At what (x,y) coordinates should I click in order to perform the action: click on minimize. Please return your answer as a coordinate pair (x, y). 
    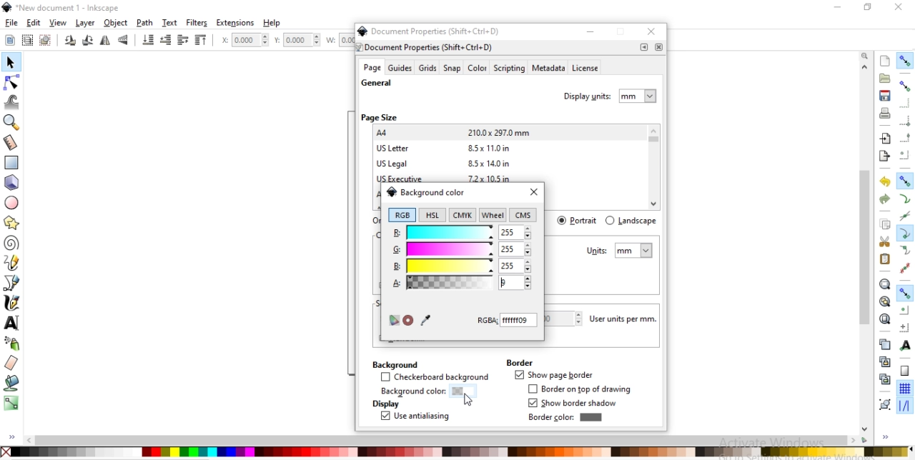
    Looking at the image, I should click on (590, 31).